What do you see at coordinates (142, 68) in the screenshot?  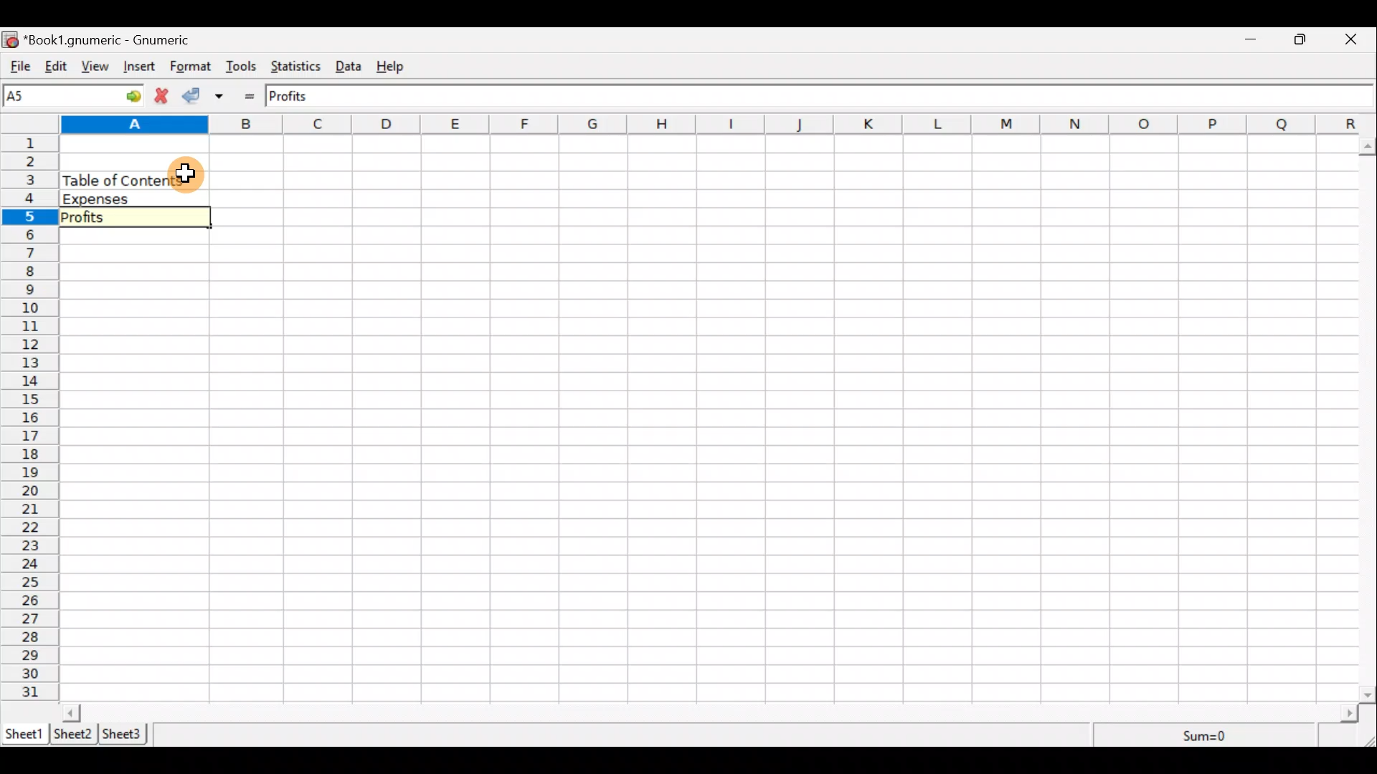 I see `Insert` at bounding box center [142, 68].